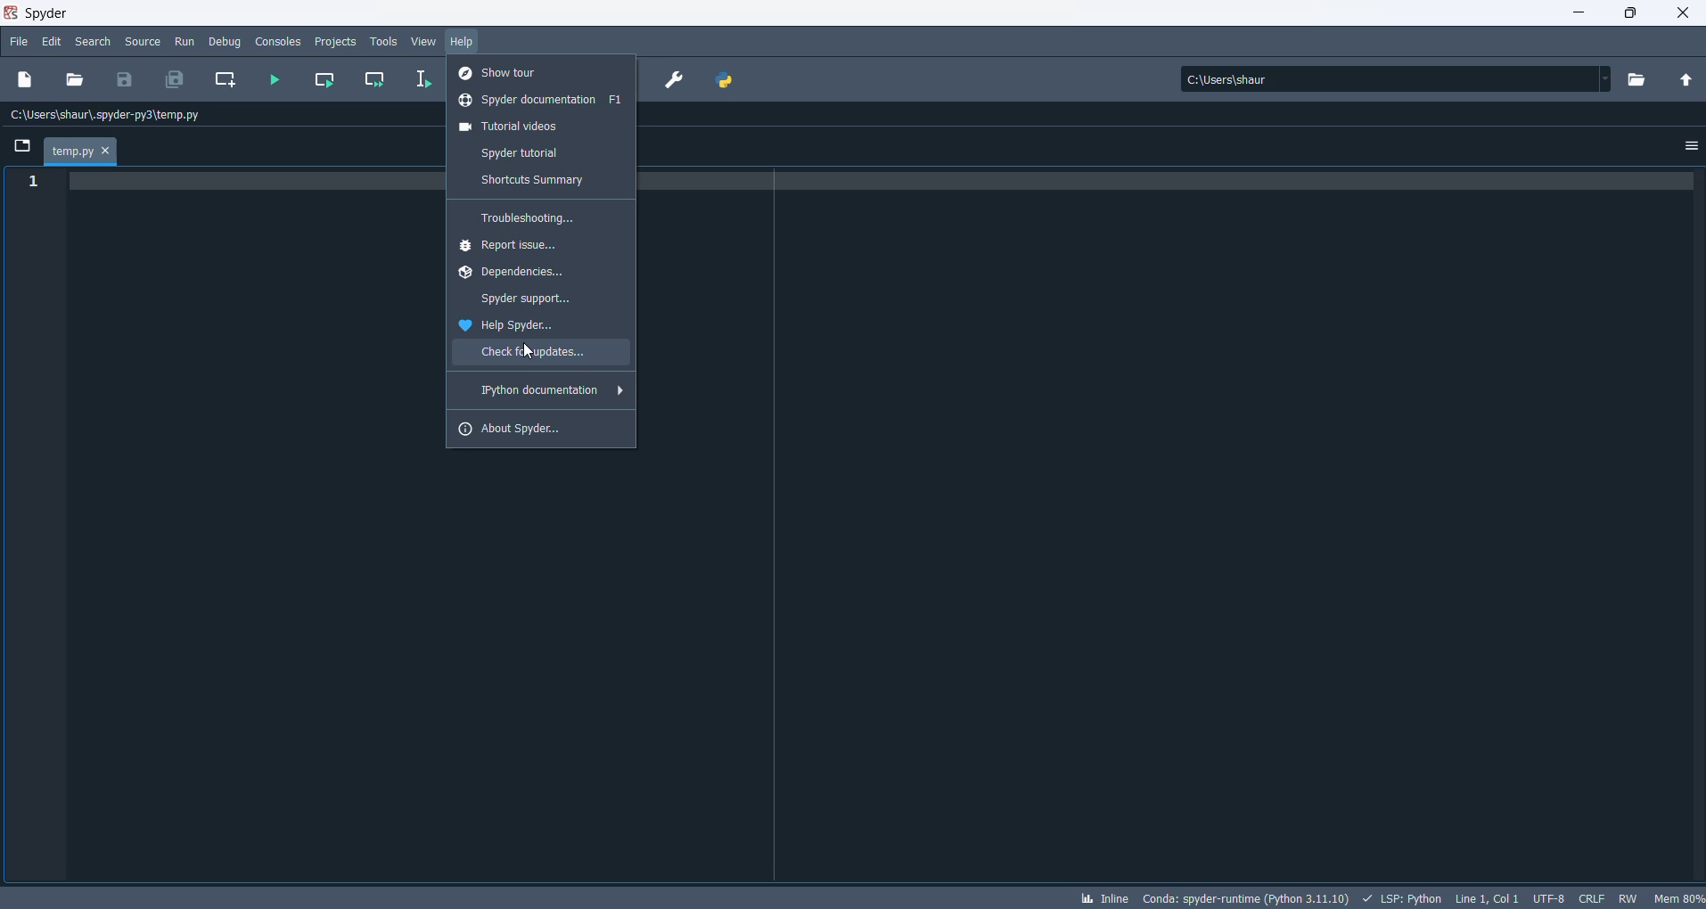 The width and height of the screenshot is (1706, 909). I want to click on run current cell, so click(328, 80).